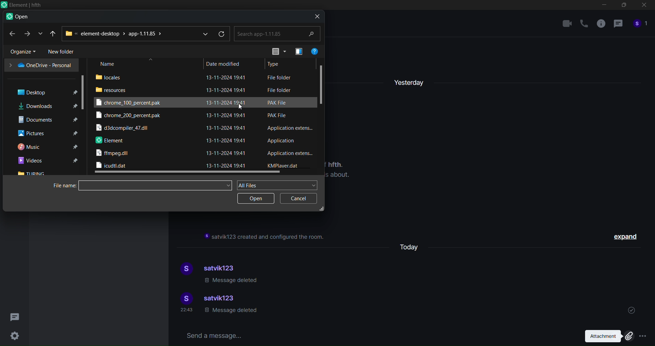  I want to click on date modified, so click(223, 63).